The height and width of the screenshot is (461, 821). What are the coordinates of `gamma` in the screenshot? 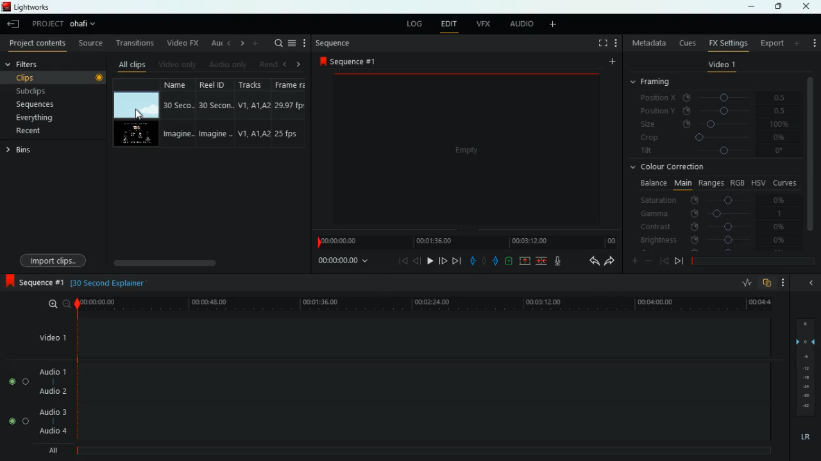 It's located at (717, 213).